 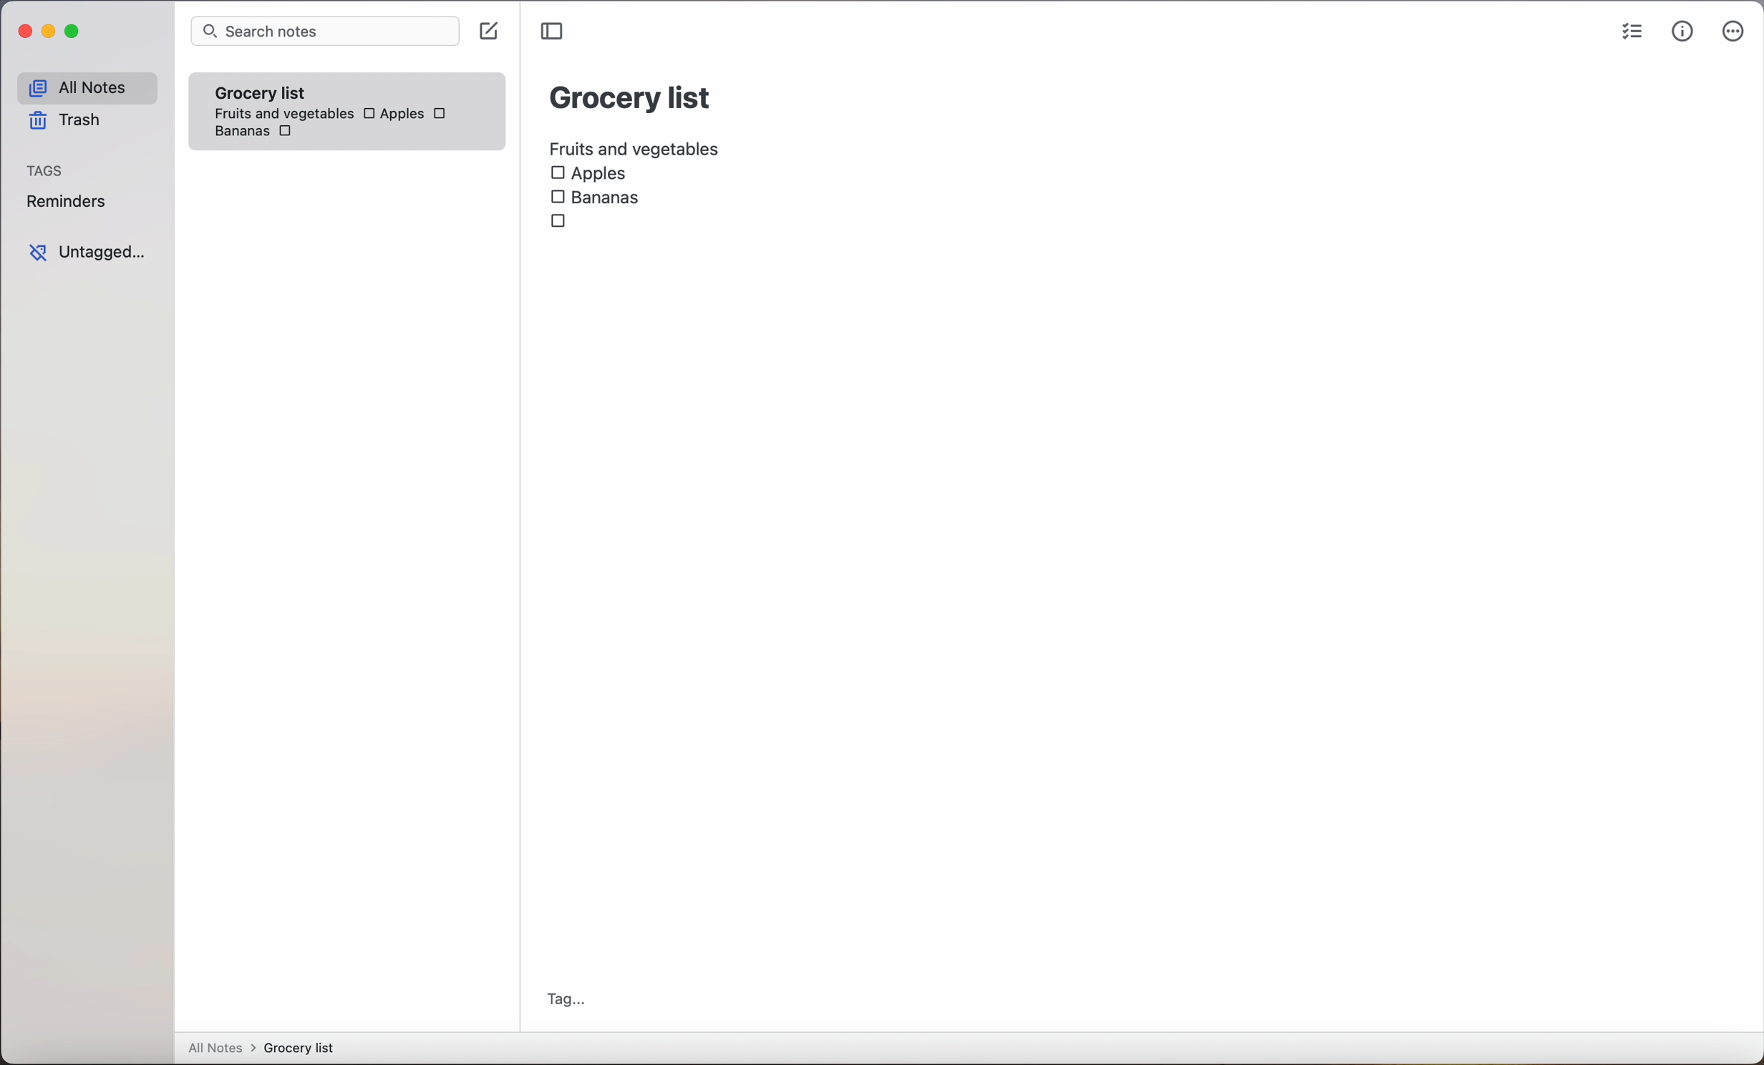 I want to click on grocery list, so click(x=631, y=95).